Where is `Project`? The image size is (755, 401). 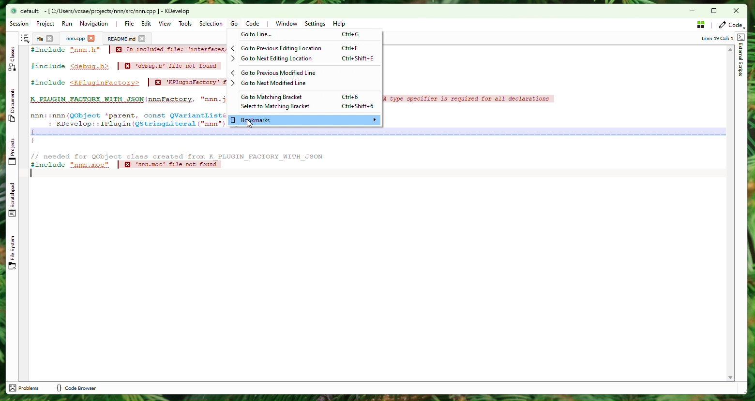 Project is located at coordinates (45, 24).